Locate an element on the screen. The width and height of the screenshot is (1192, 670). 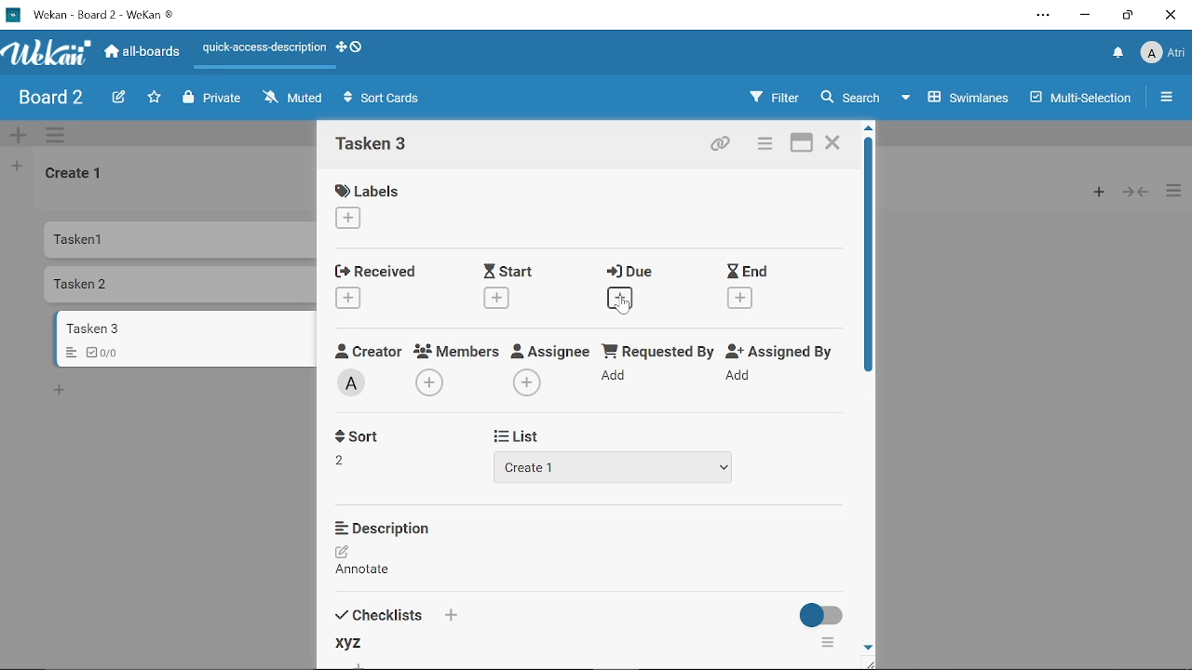
Copy link of this card to clipboard is located at coordinates (721, 145).